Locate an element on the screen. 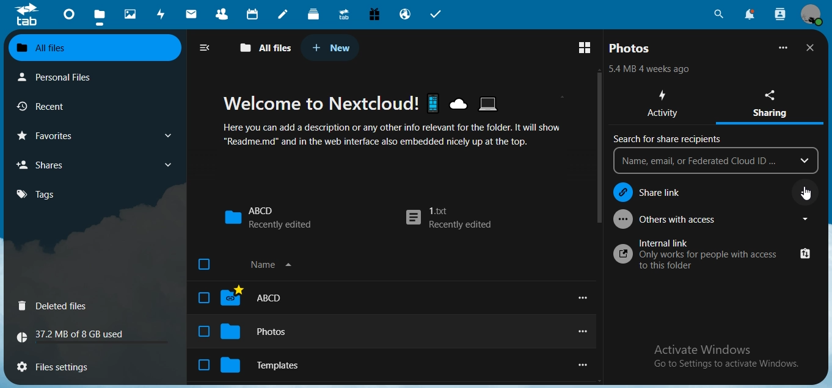  shares is located at coordinates (93, 164).